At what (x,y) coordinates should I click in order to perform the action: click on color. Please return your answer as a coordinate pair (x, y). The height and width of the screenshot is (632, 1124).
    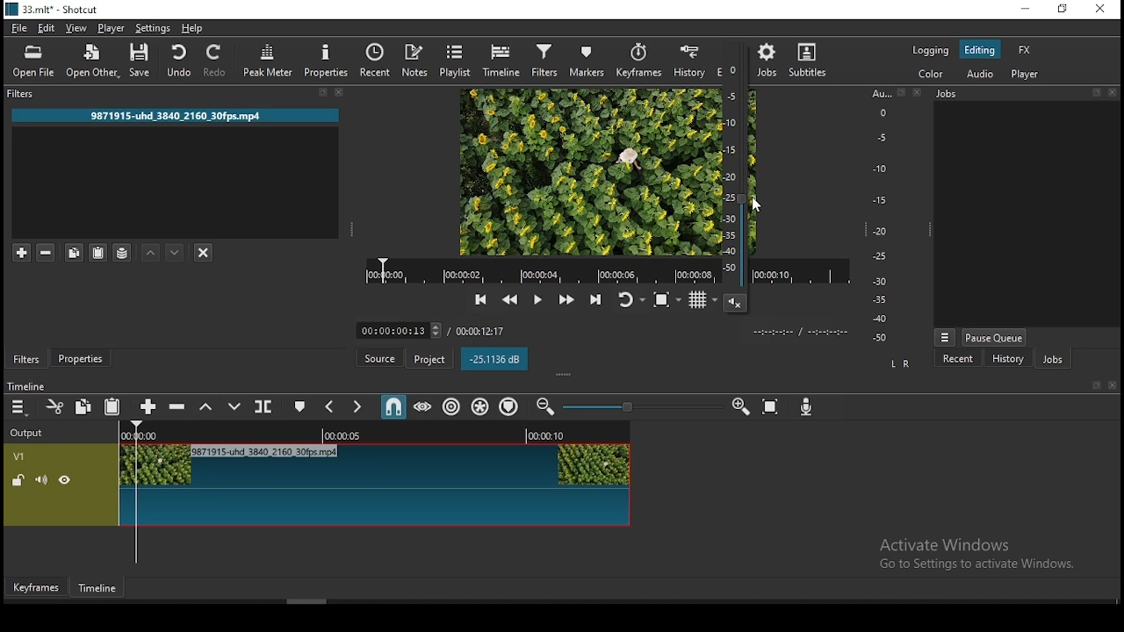
    Looking at the image, I should click on (923, 75).